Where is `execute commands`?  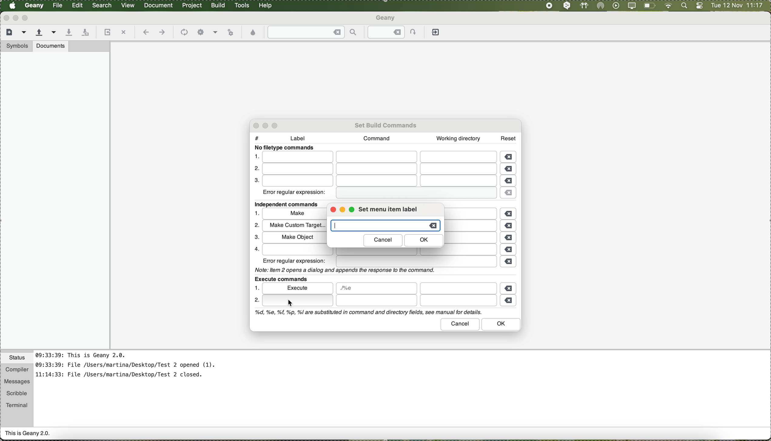
execute commands is located at coordinates (280, 278).